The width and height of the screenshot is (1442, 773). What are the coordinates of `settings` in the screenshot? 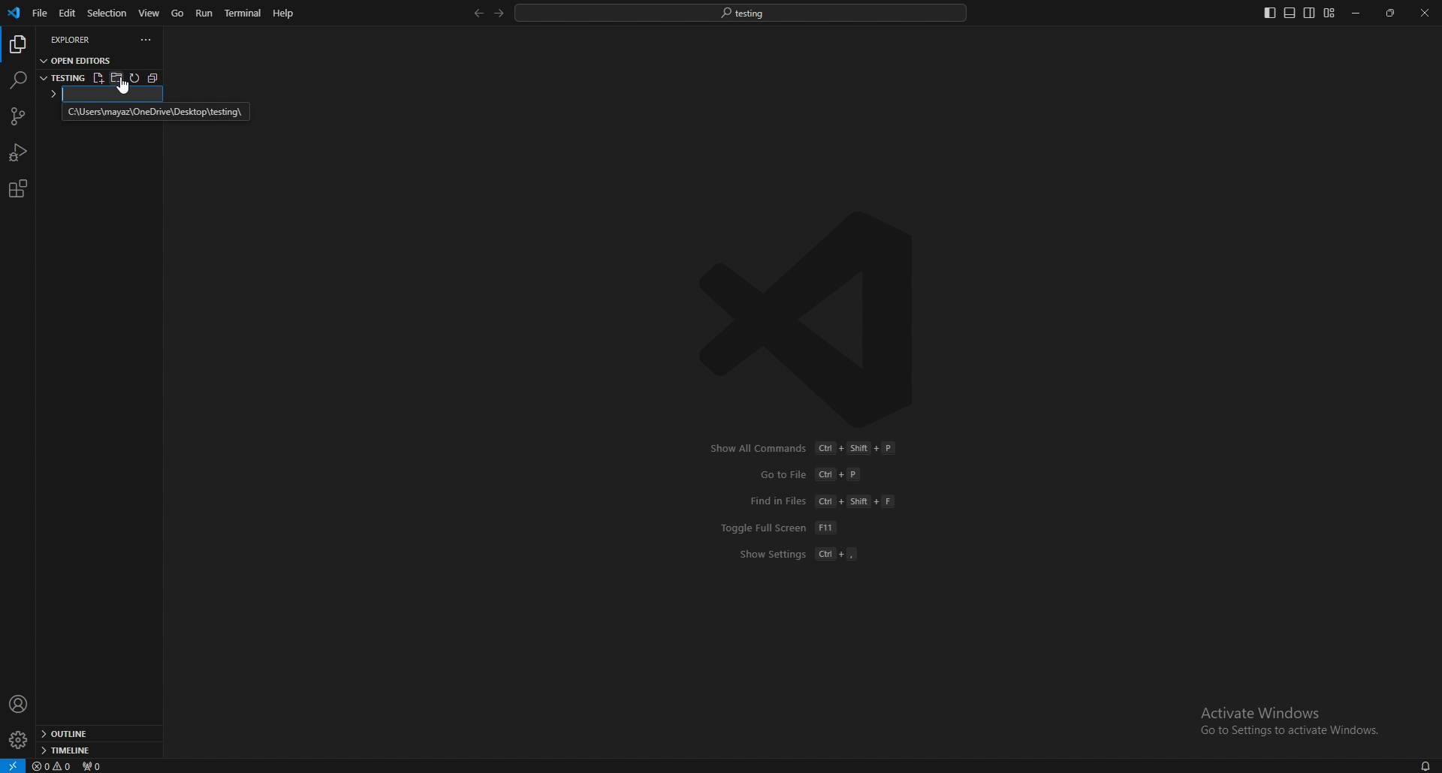 It's located at (17, 741).